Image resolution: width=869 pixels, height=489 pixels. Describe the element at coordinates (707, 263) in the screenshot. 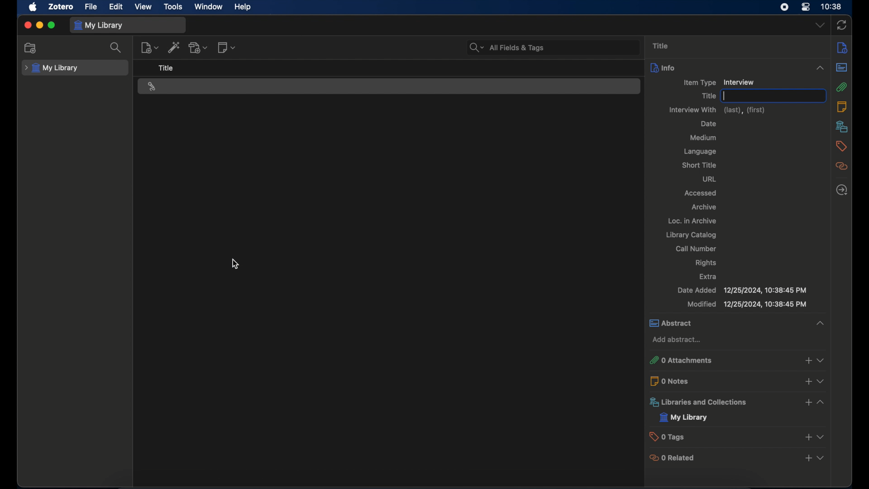

I see `rights` at that location.